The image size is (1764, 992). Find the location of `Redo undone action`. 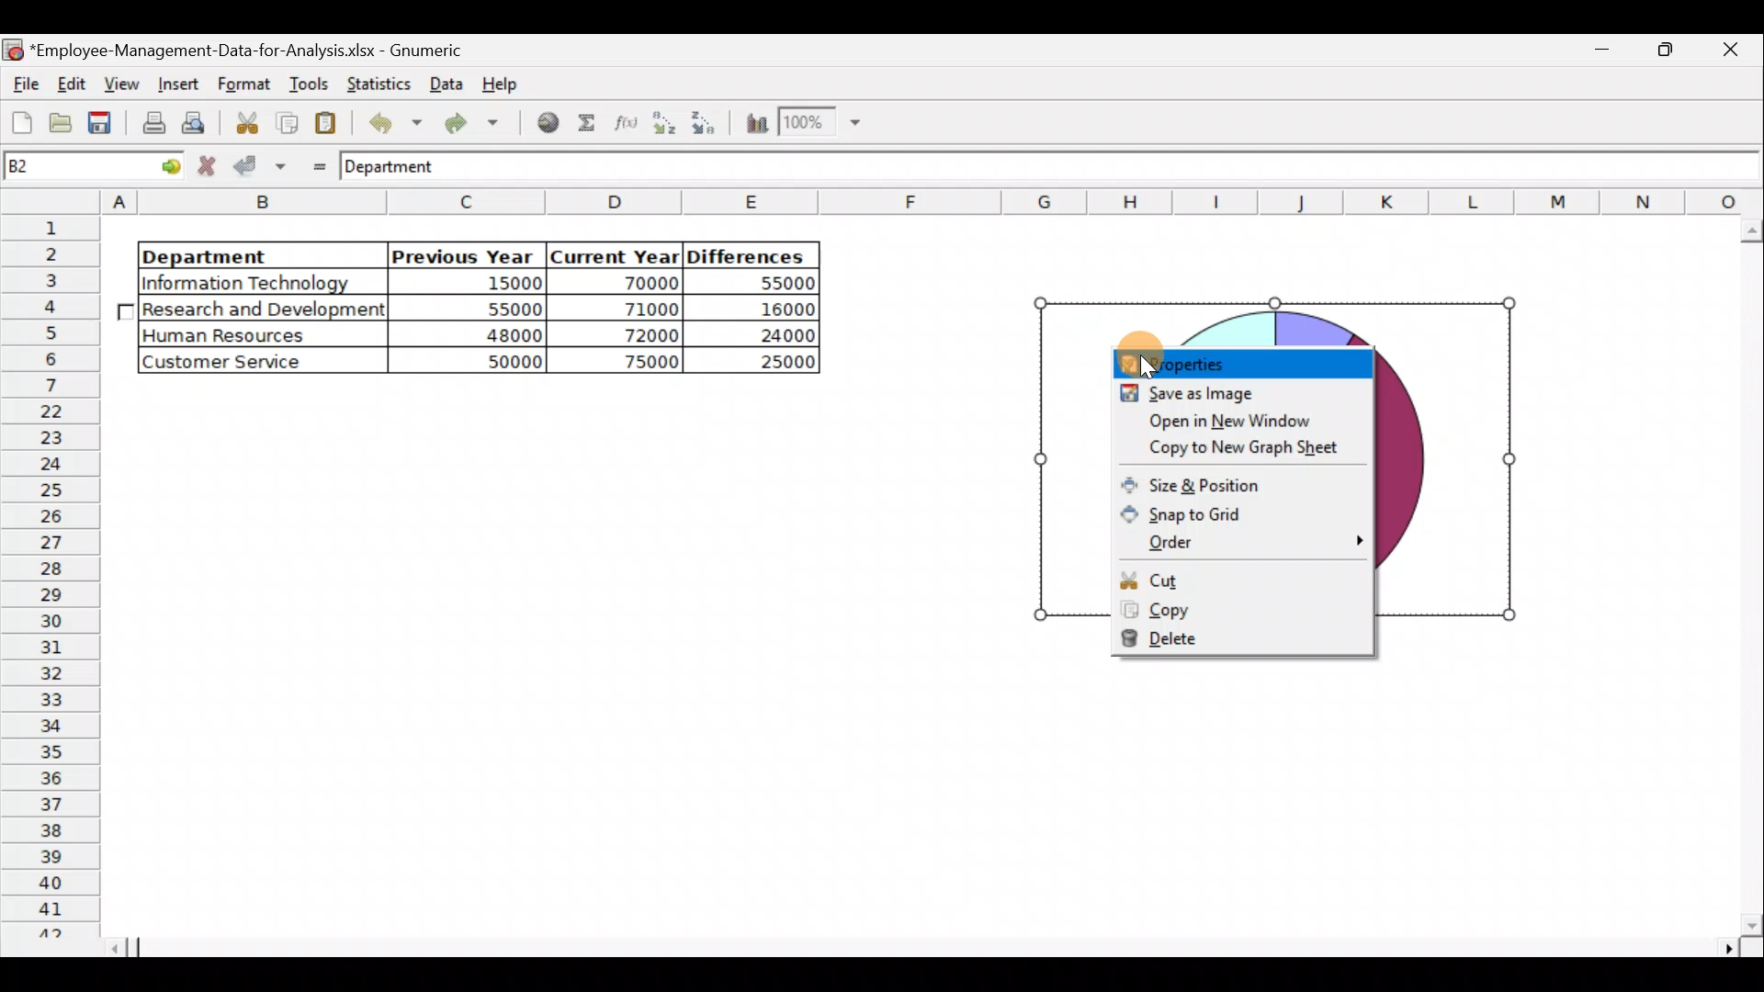

Redo undone action is located at coordinates (478, 123).